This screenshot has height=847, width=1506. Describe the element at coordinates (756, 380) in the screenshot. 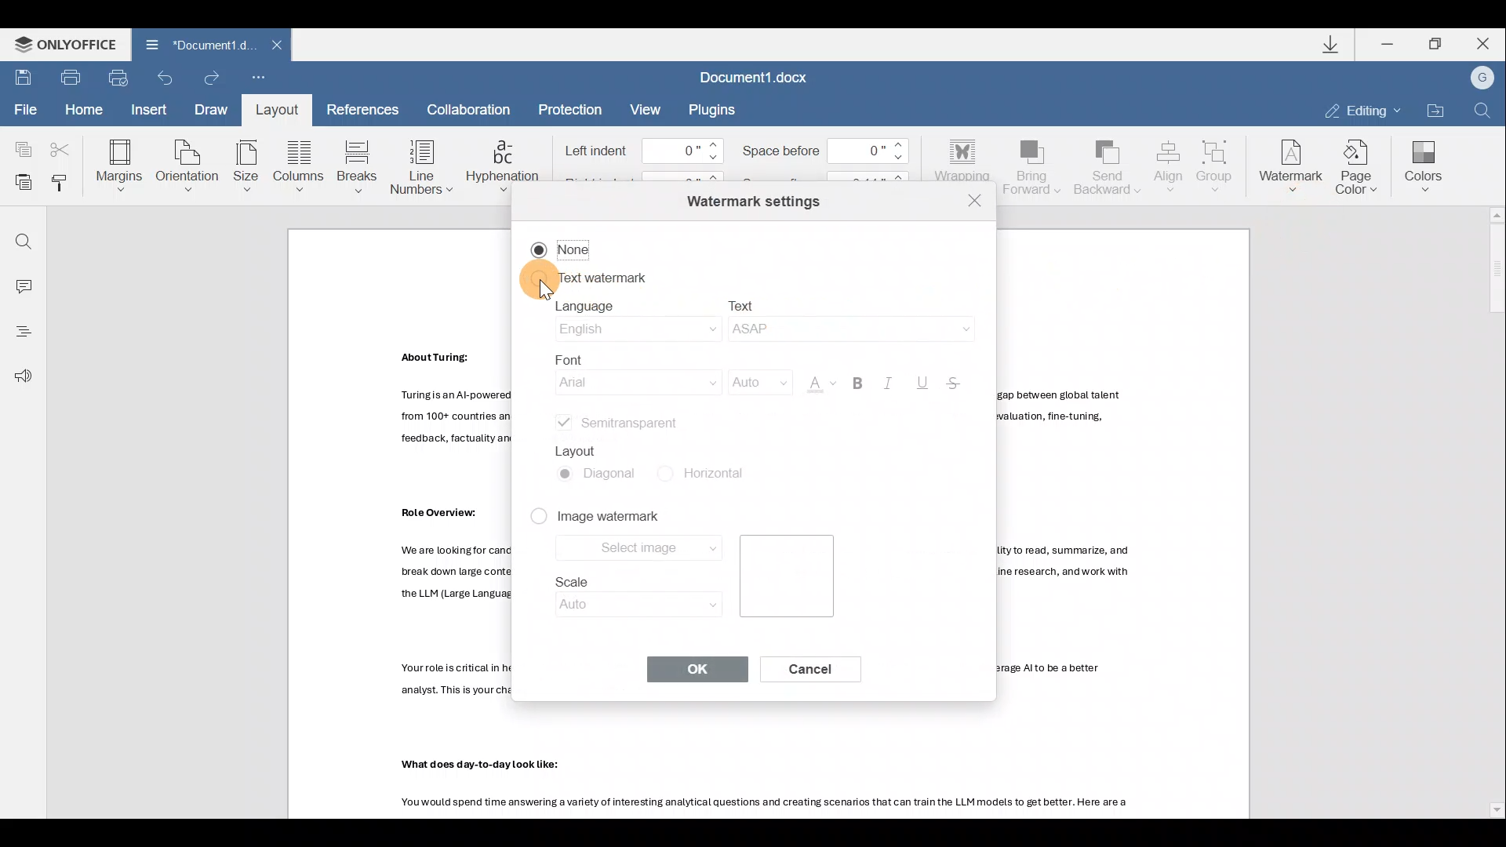

I see `Font size` at that location.